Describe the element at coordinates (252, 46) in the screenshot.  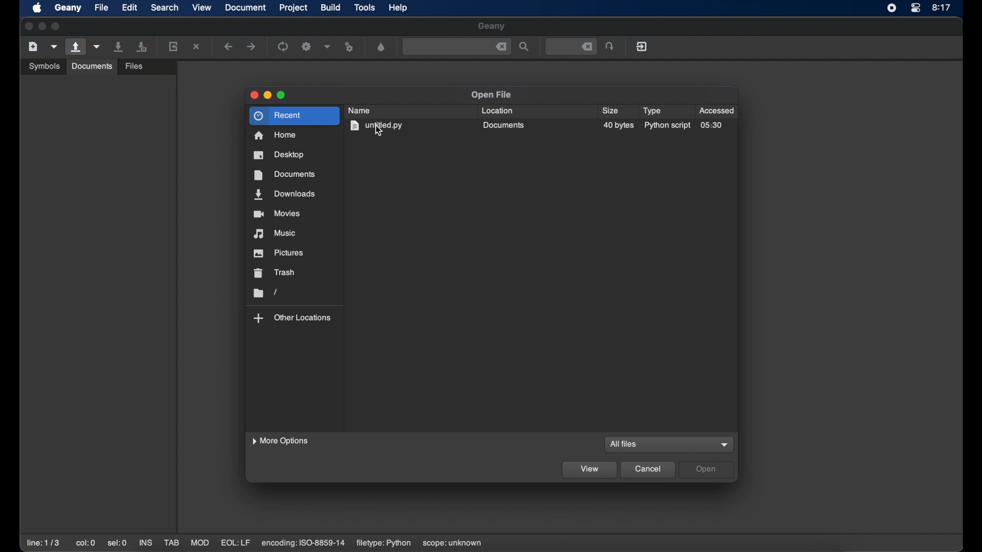
I see `navigate forward a location` at that location.